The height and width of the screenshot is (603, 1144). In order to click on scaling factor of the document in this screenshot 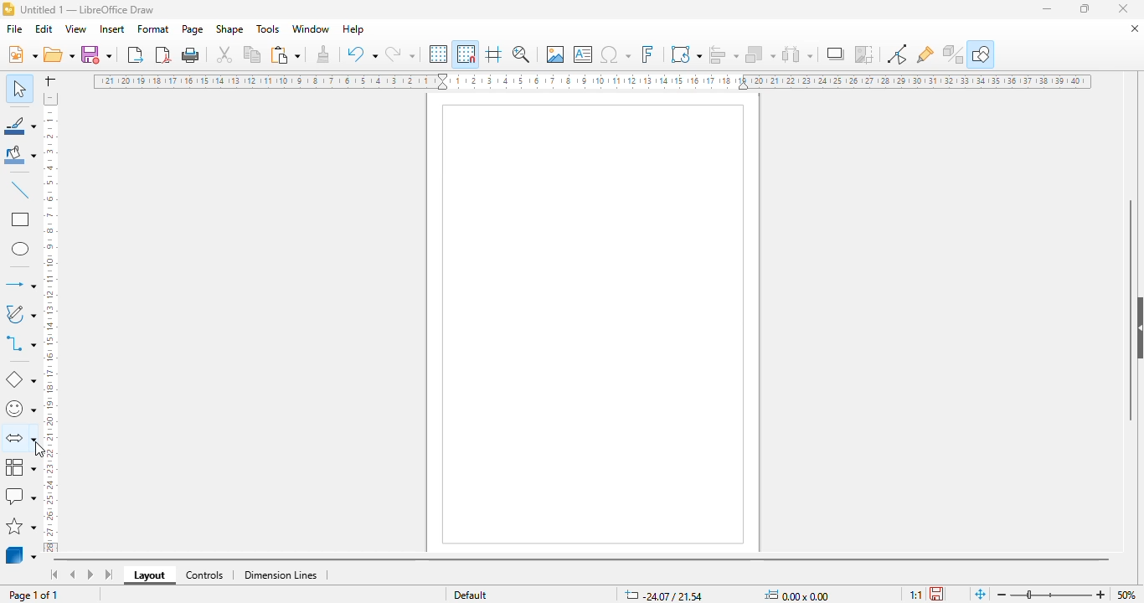, I will do `click(915, 595)`.